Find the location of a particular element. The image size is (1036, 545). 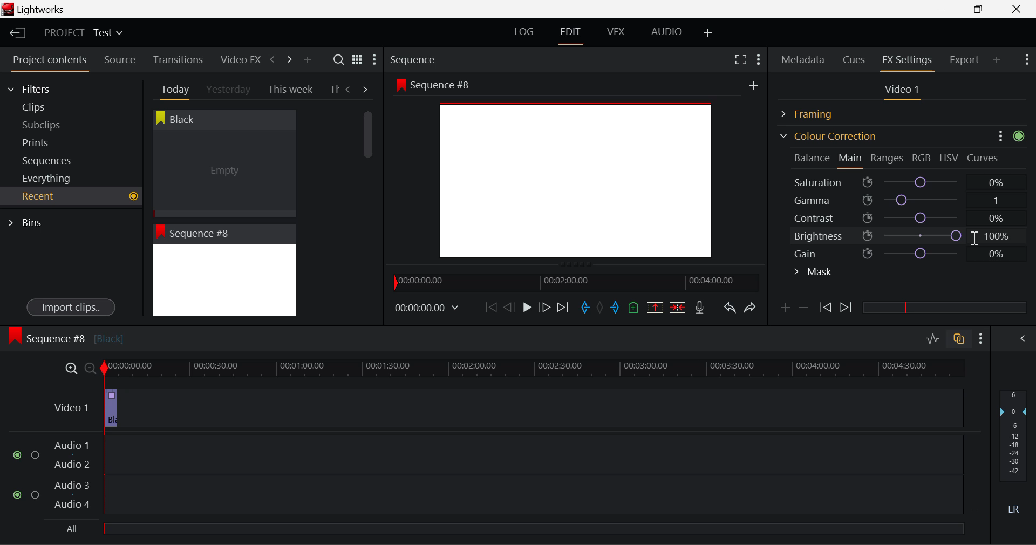

LOG Layout is located at coordinates (523, 31).